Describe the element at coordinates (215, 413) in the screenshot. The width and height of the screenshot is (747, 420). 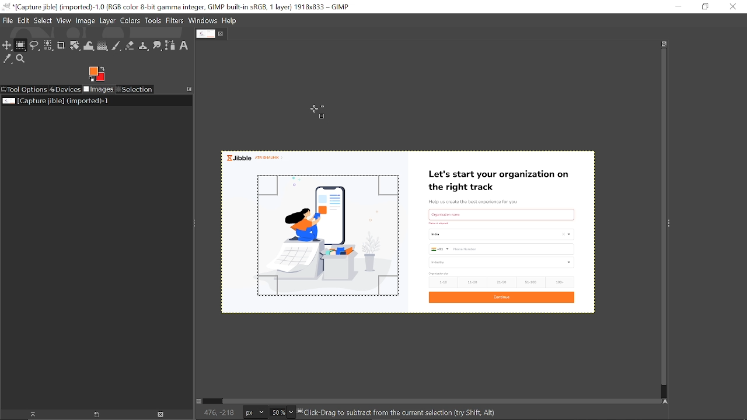
I see `186, 126` at that location.